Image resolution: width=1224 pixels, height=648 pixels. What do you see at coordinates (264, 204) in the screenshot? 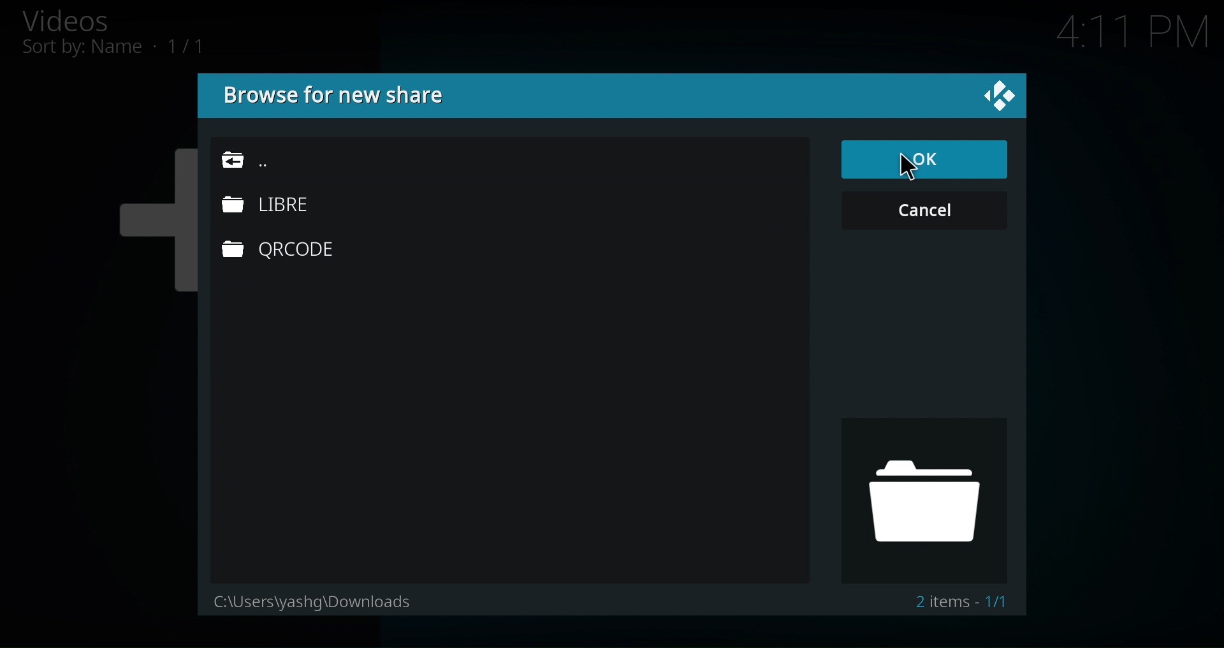
I see `LIBRE` at bounding box center [264, 204].